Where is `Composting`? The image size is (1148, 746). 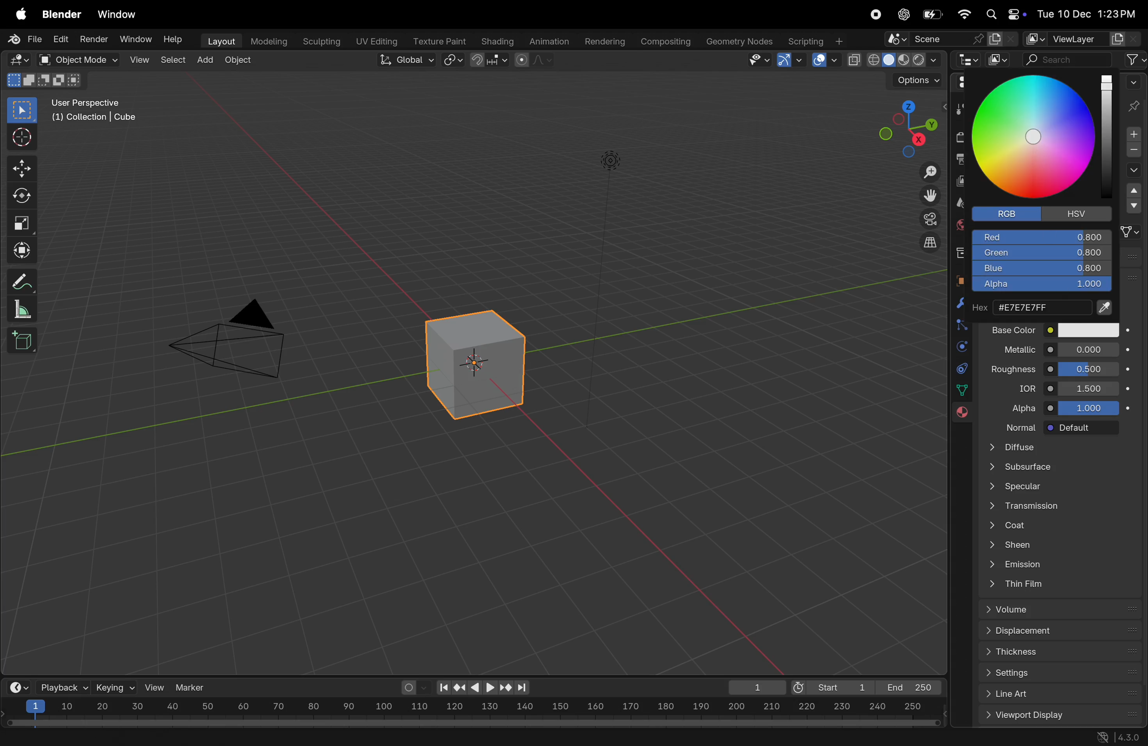 Composting is located at coordinates (666, 41).